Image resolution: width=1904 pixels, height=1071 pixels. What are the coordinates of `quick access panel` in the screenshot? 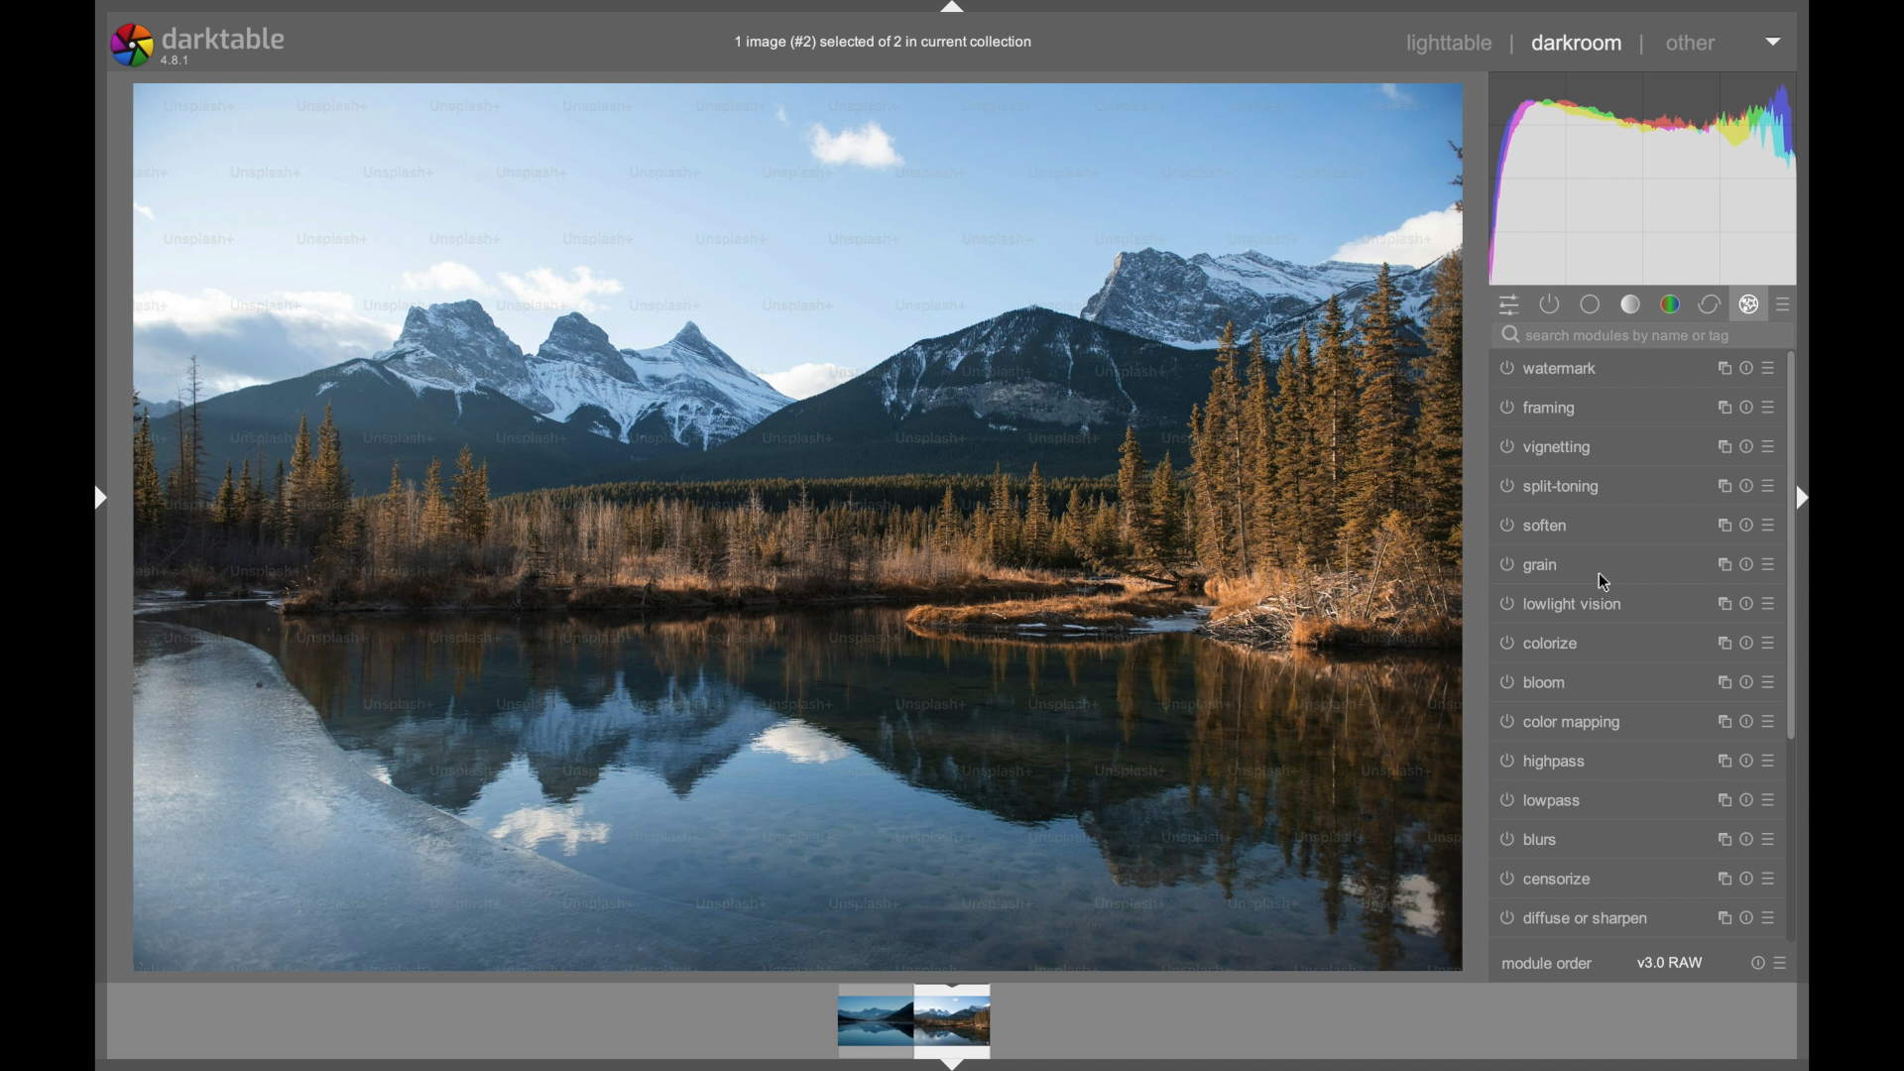 It's located at (1509, 305).